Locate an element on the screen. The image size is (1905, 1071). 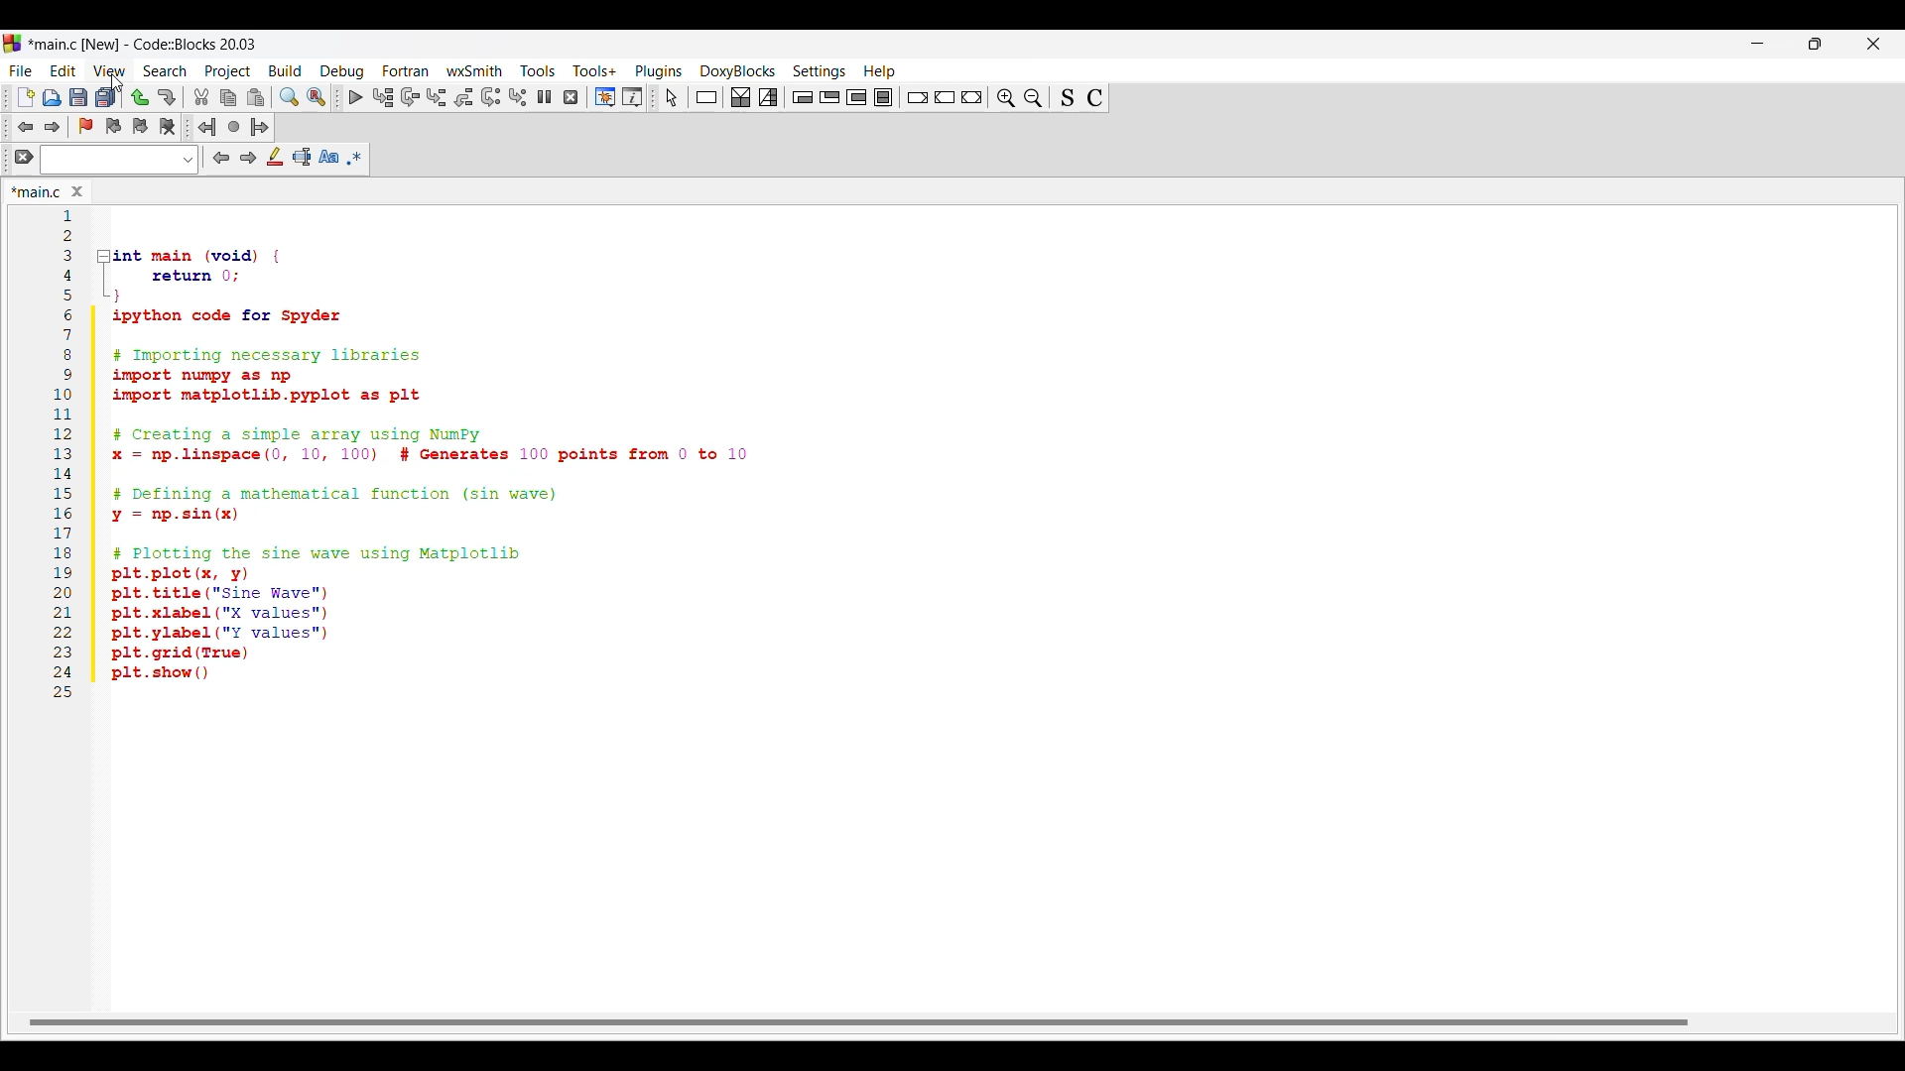
Project name, software name and version is located at coordinates (148, 44).